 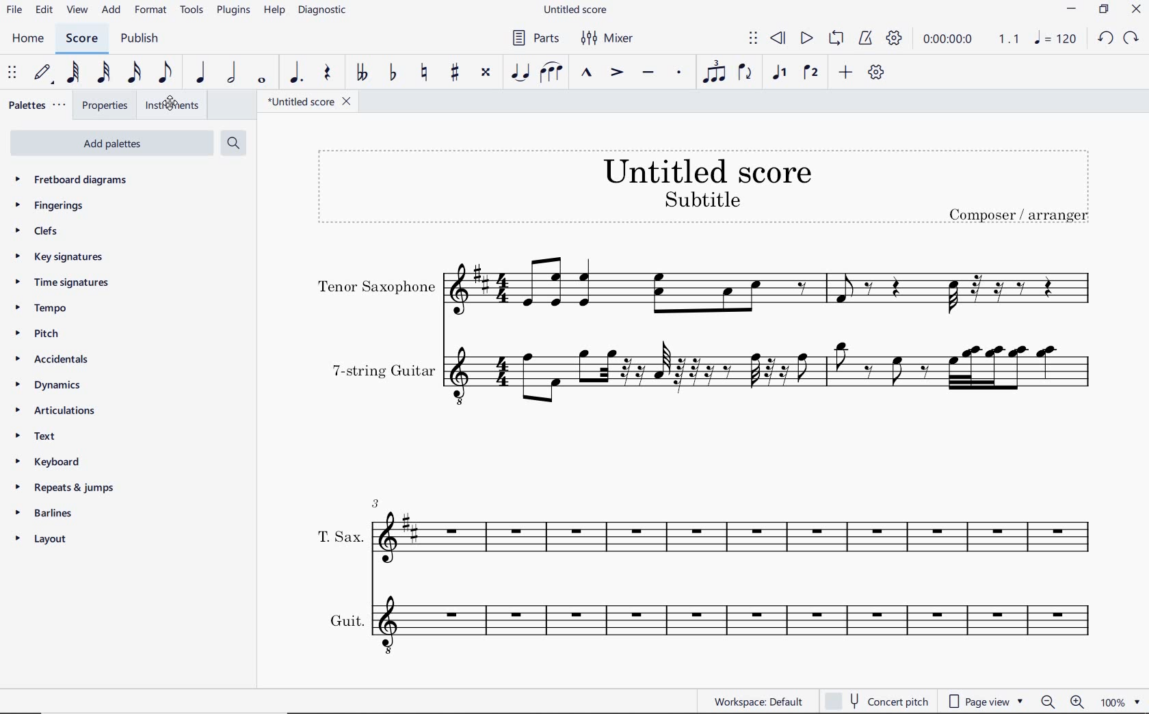 I want to click on INSTRUMENT: 7-STRING GUITAR, so click(x=713, y=374).